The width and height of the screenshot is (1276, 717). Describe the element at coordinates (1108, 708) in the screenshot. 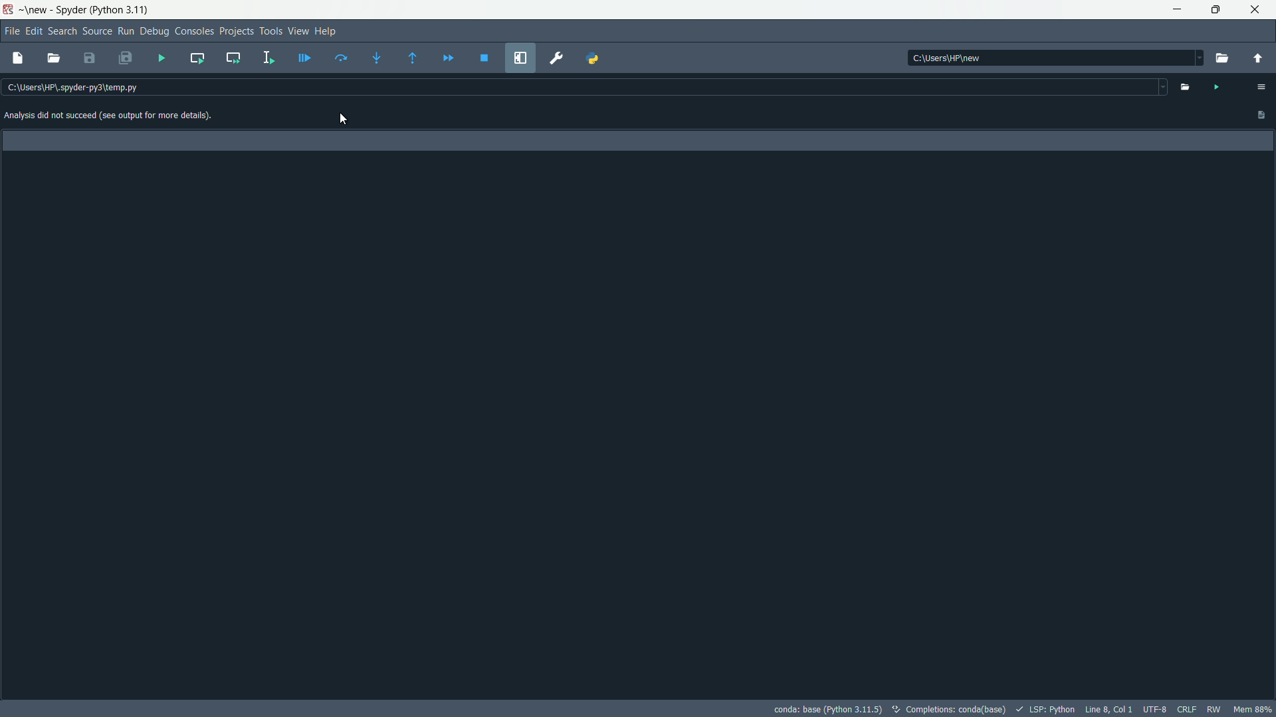

I see `cursor position` at that location.